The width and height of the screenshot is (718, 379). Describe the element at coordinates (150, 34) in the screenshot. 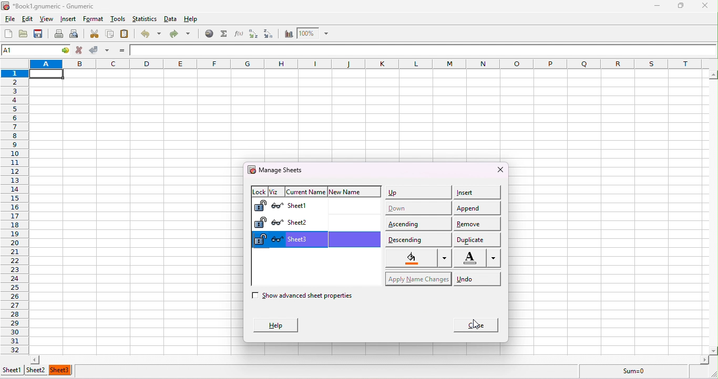

I see `undo` at that location.